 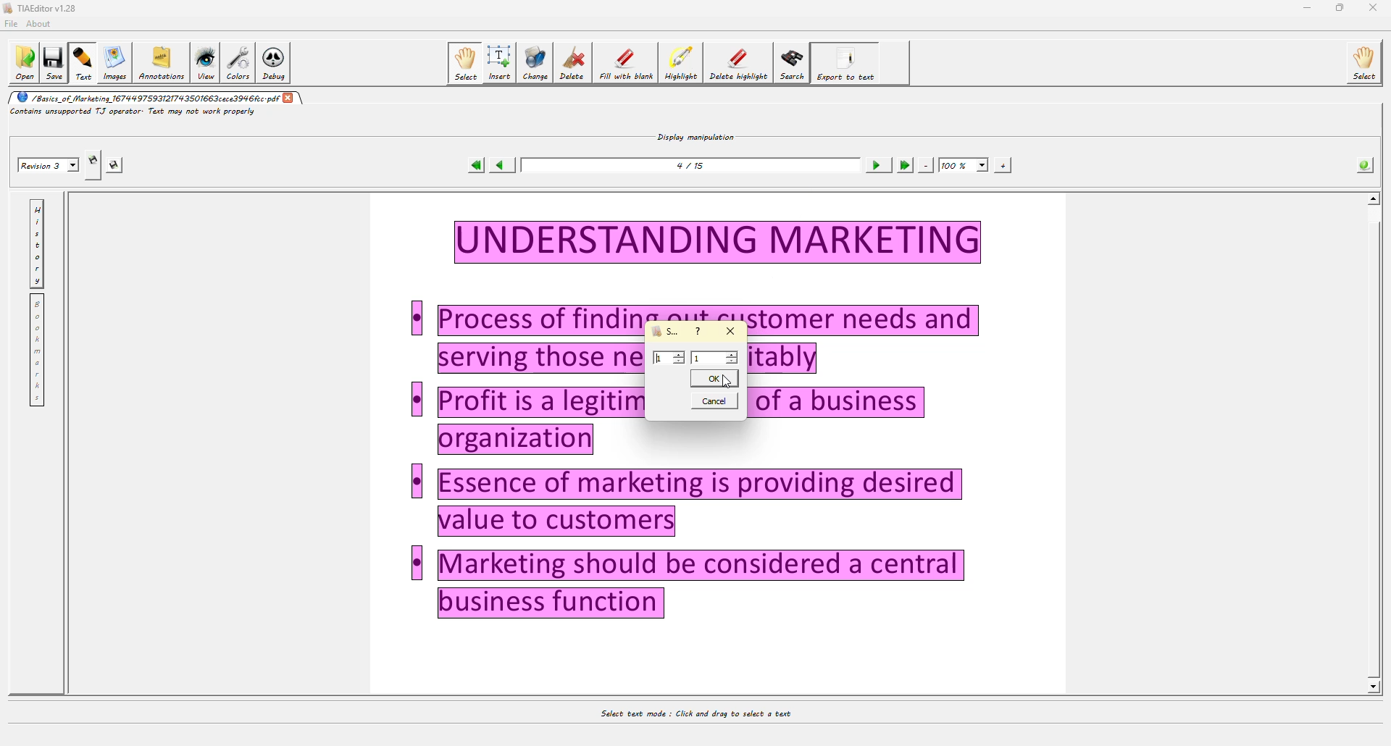 What do you see at coordinates (716, 358) in the screenshot?
I see `value` at bounding box center [716, 358].